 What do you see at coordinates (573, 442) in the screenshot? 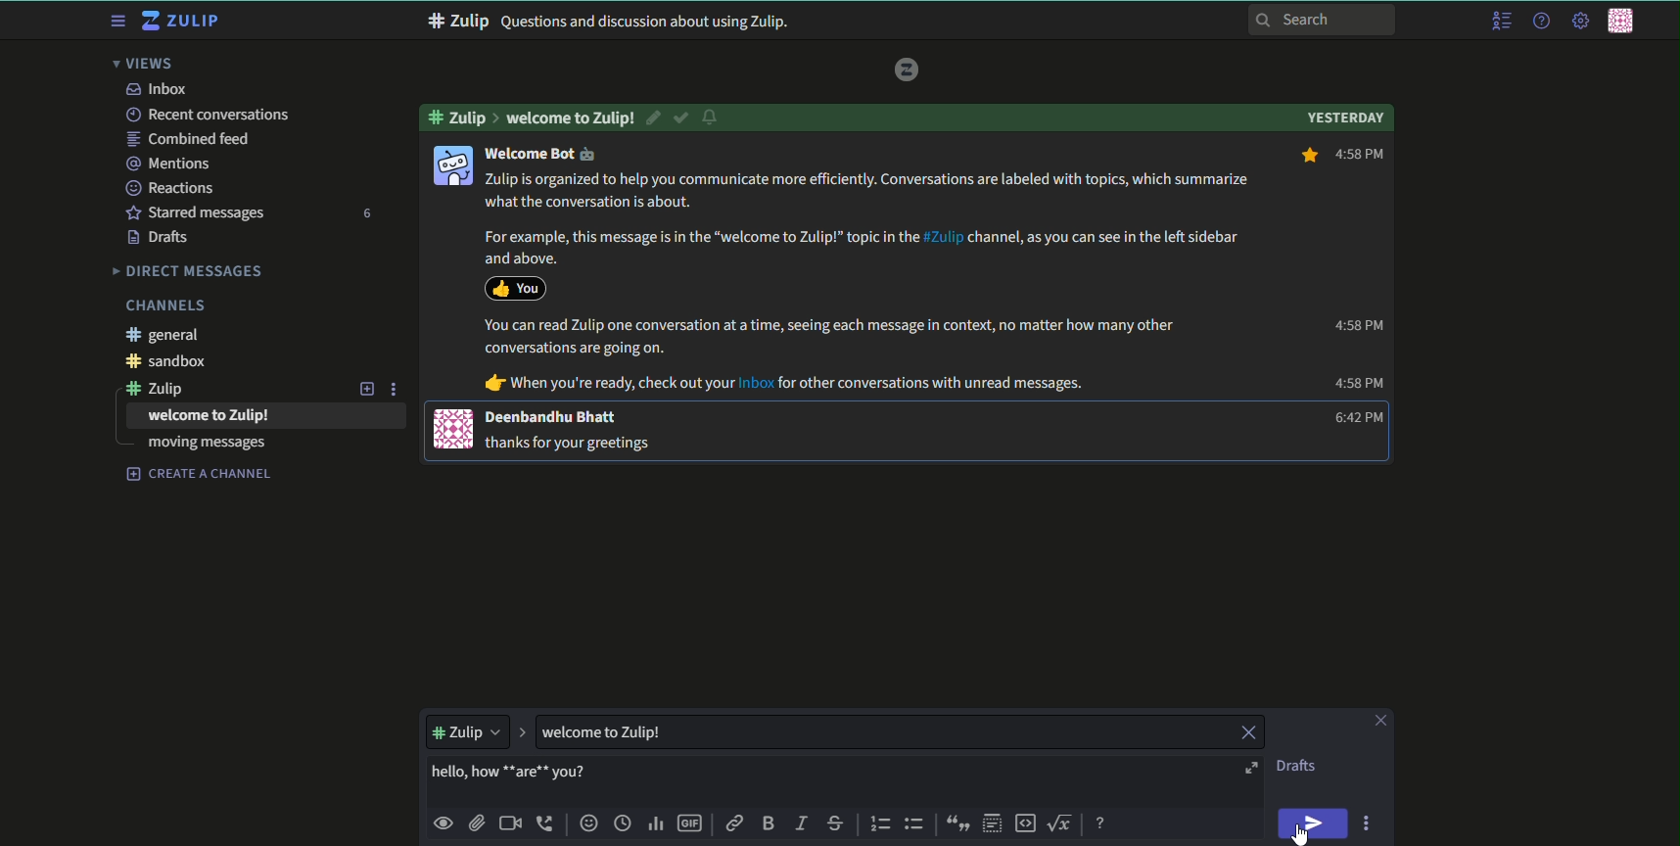
I see `j@ thanks for your greetings` at bounding box center [573, 442].